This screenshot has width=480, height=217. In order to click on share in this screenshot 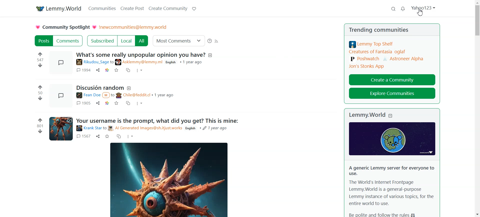, I will do `click(98, 103)`.